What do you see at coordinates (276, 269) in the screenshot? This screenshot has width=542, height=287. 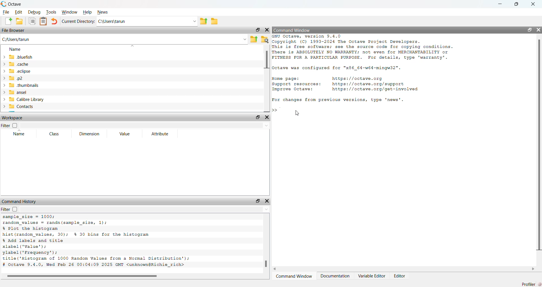 I see `scroll left` at bounding box center [276, 269].